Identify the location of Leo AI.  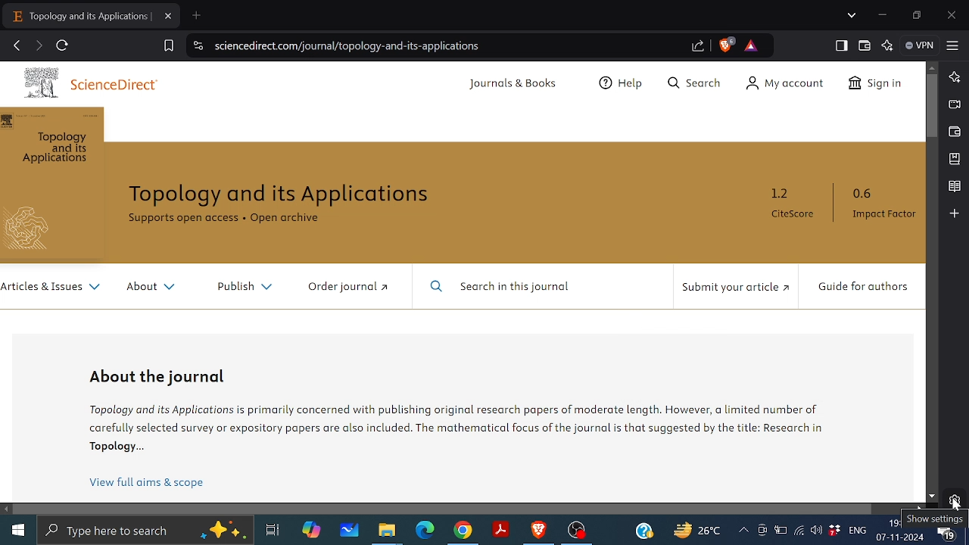
(887, 45).